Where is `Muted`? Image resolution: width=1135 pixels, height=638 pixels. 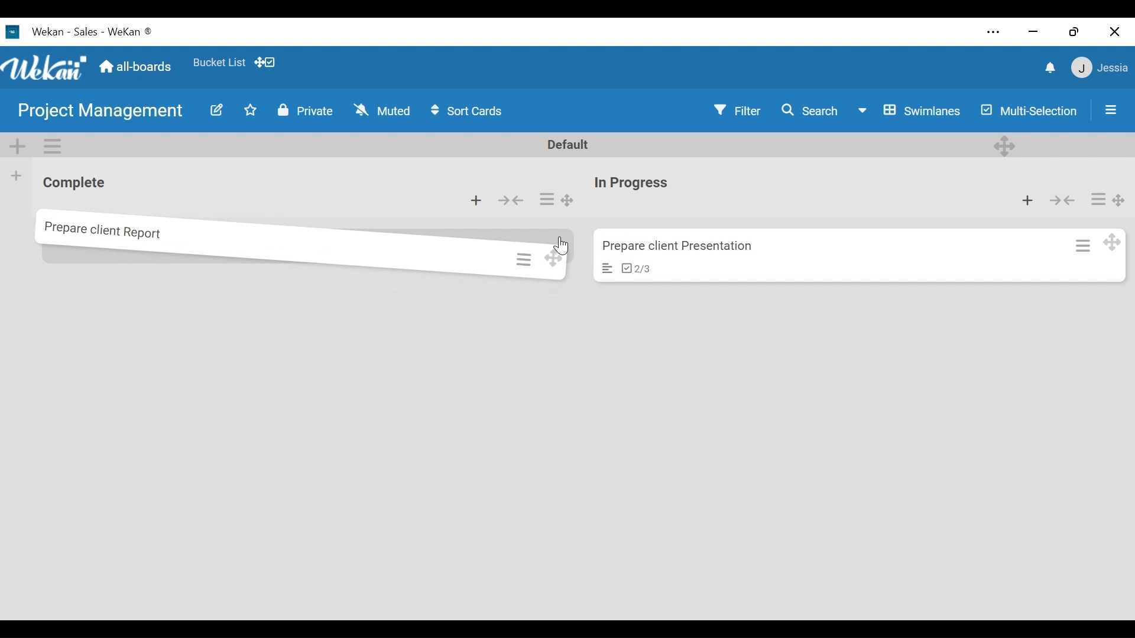
Muted is located at coordinates (379, 109).